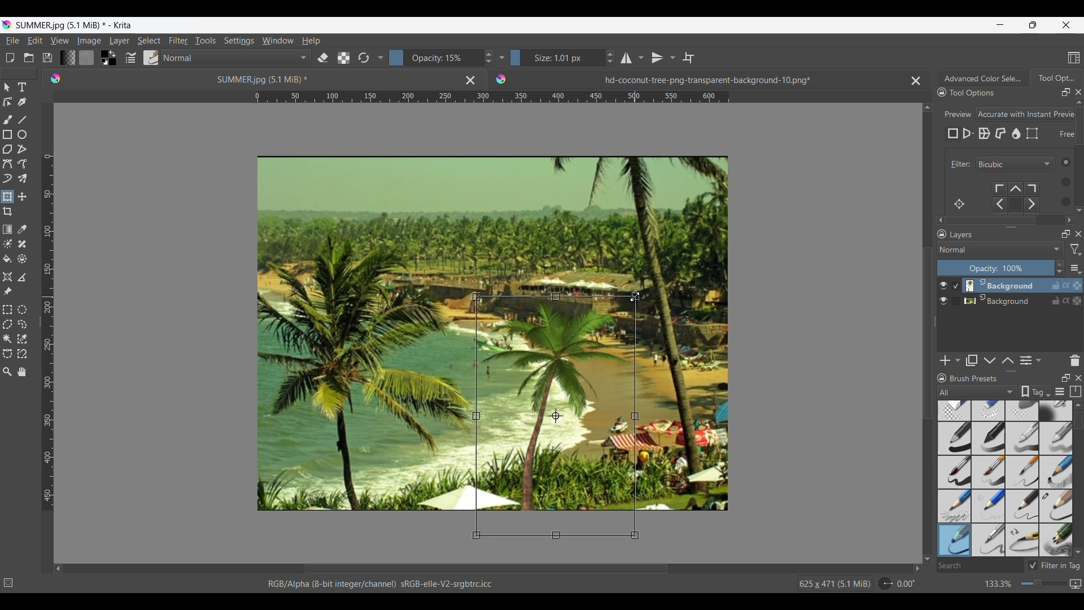  Describe the element at coordinates (1056, 411) in the screenshot. I see `airbrush soft` at that location.